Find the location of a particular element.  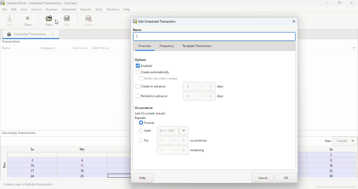

transaction details is located at coordinates (354, 48).